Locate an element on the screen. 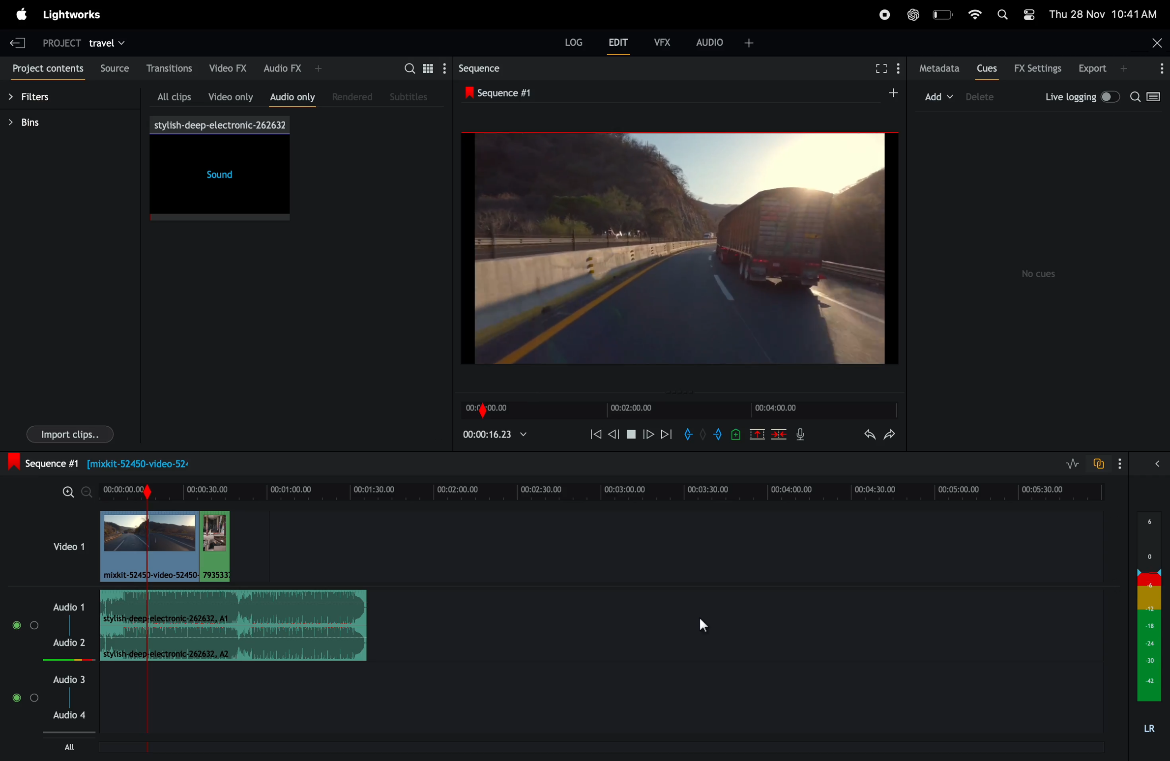  record is located at coordinates (881, 14).